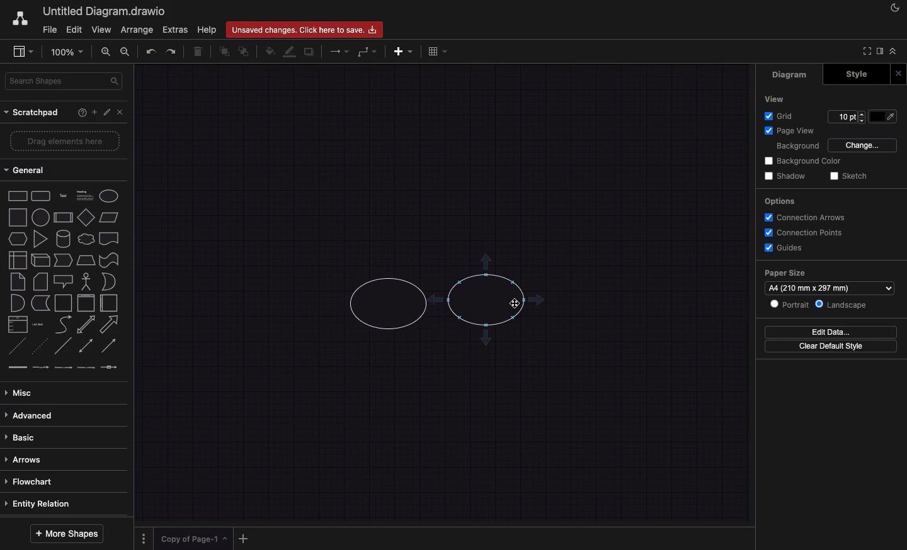 The width and height of the screenshot is (907, 550). Describe the element at coordinates (16, 367) in the screenshot. I see `link` at that location.